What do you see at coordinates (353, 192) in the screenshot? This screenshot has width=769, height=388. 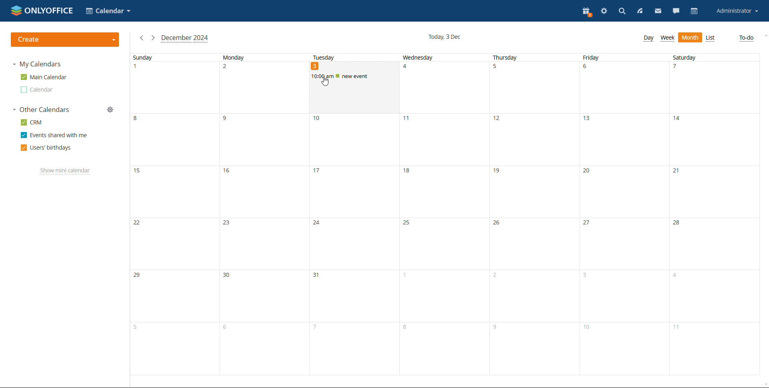 I see `17` at bounding box center [353, 192].